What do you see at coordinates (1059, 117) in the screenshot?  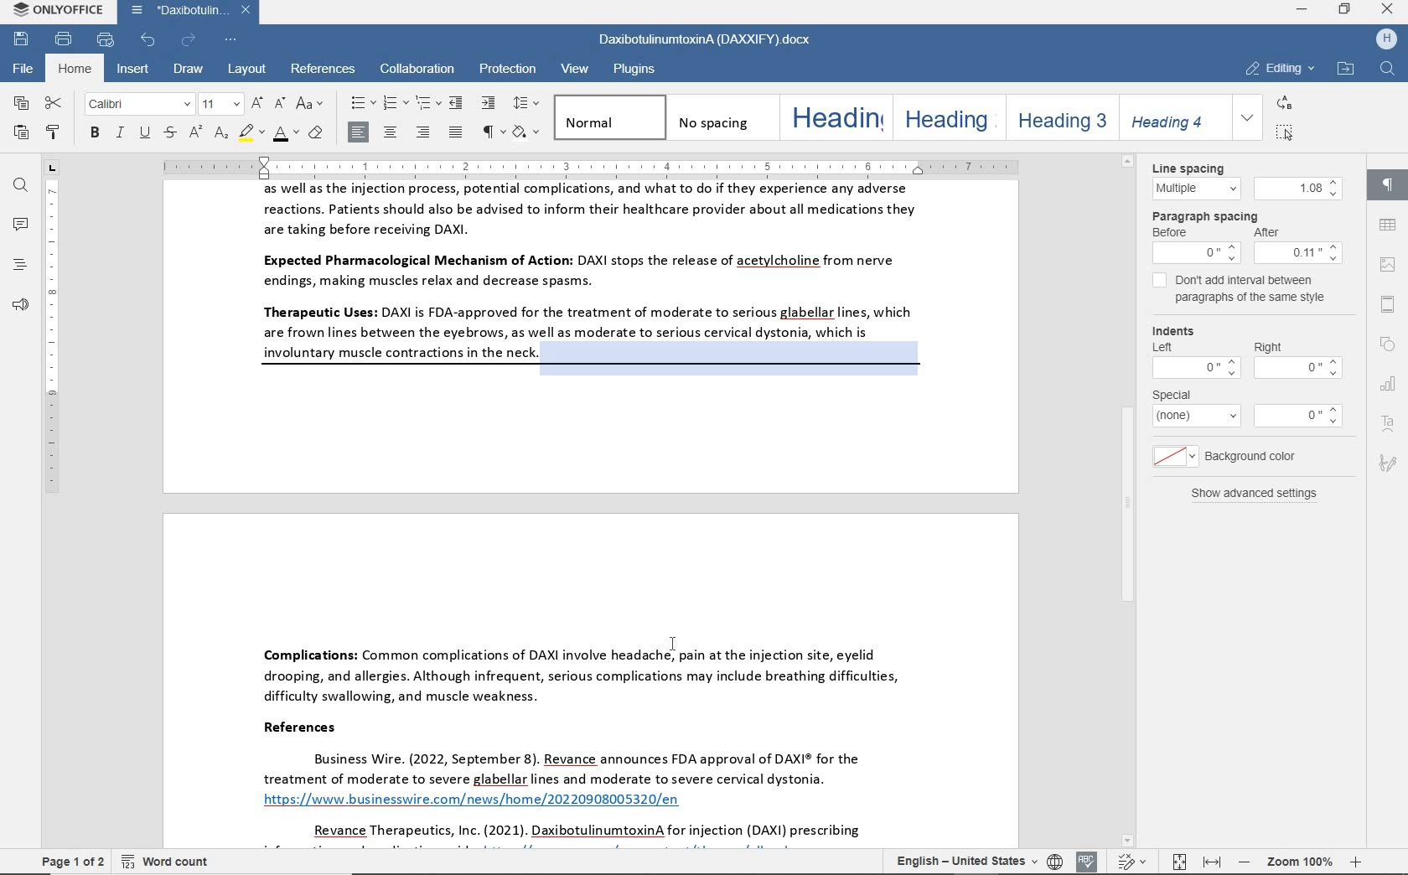 I see `heading 3` at bounding box center [1059, 117].